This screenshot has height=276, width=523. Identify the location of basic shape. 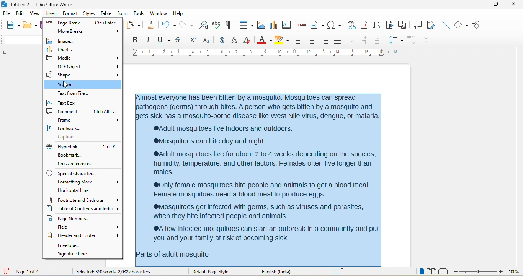
(461, 24).